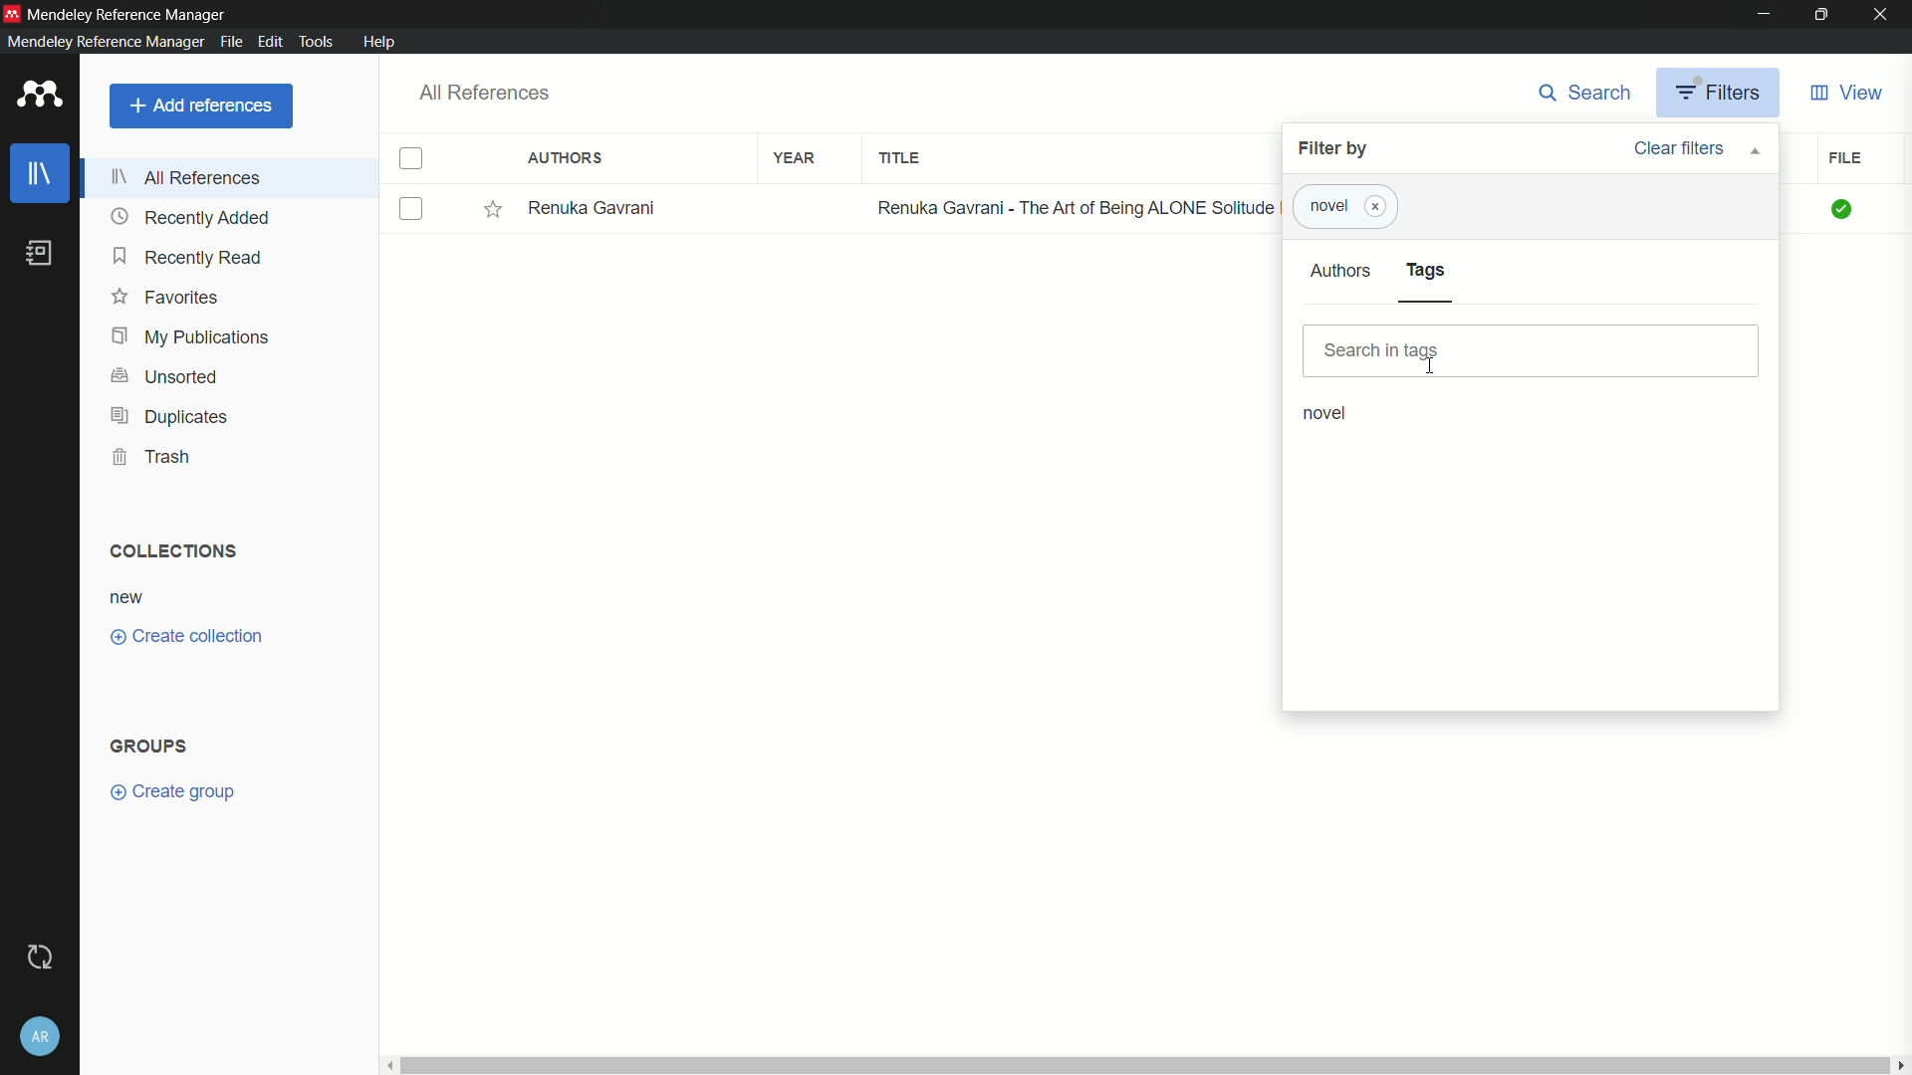 The image size is (1912, 1075). Describe the element at coordinates (1427, 270) in the screenshot. I see `tags` at that location.